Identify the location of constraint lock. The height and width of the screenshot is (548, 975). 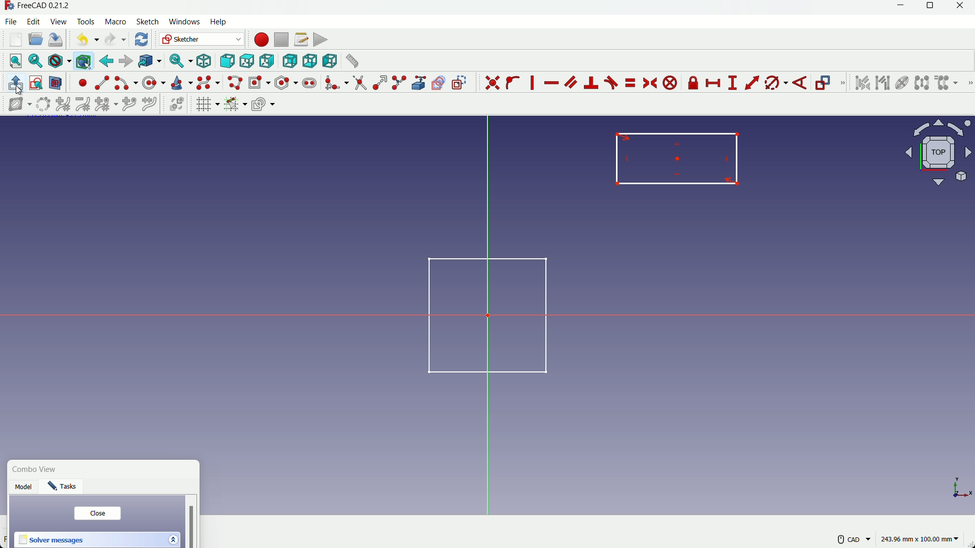
(694, 85).